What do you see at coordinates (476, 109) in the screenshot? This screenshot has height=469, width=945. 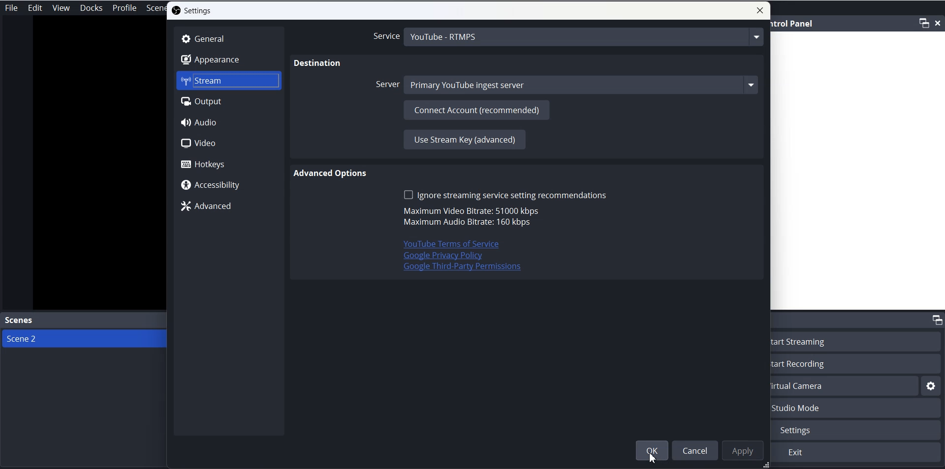 I see `Connect account recommended` at bounding box center [476, 109].